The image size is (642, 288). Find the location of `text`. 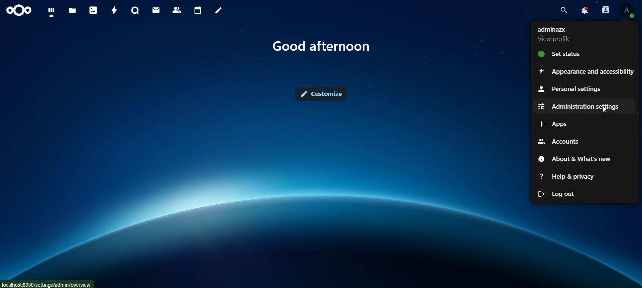

text is located at coordinates (322, 46).